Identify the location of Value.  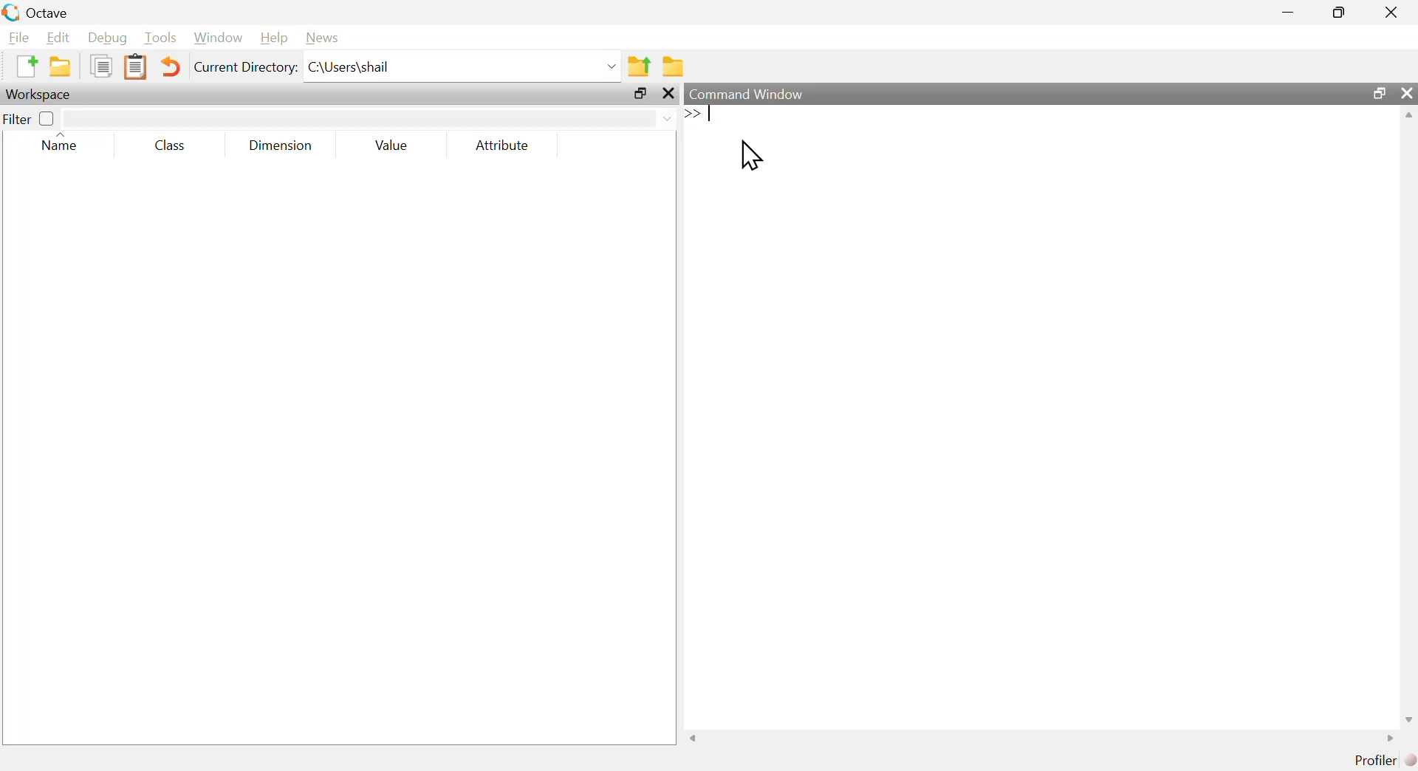
(396, 145).